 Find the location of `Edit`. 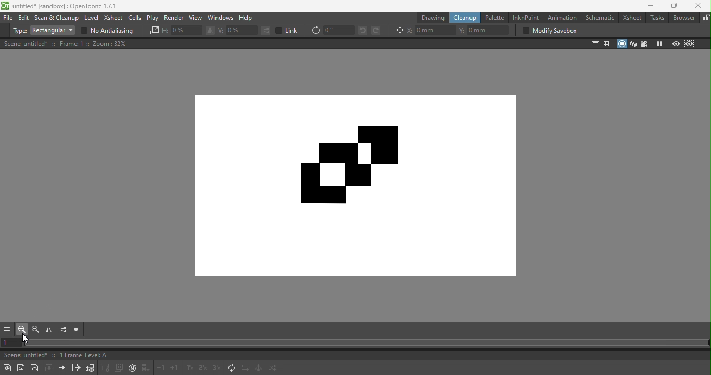

Edit is located at coordinates (24, 18).